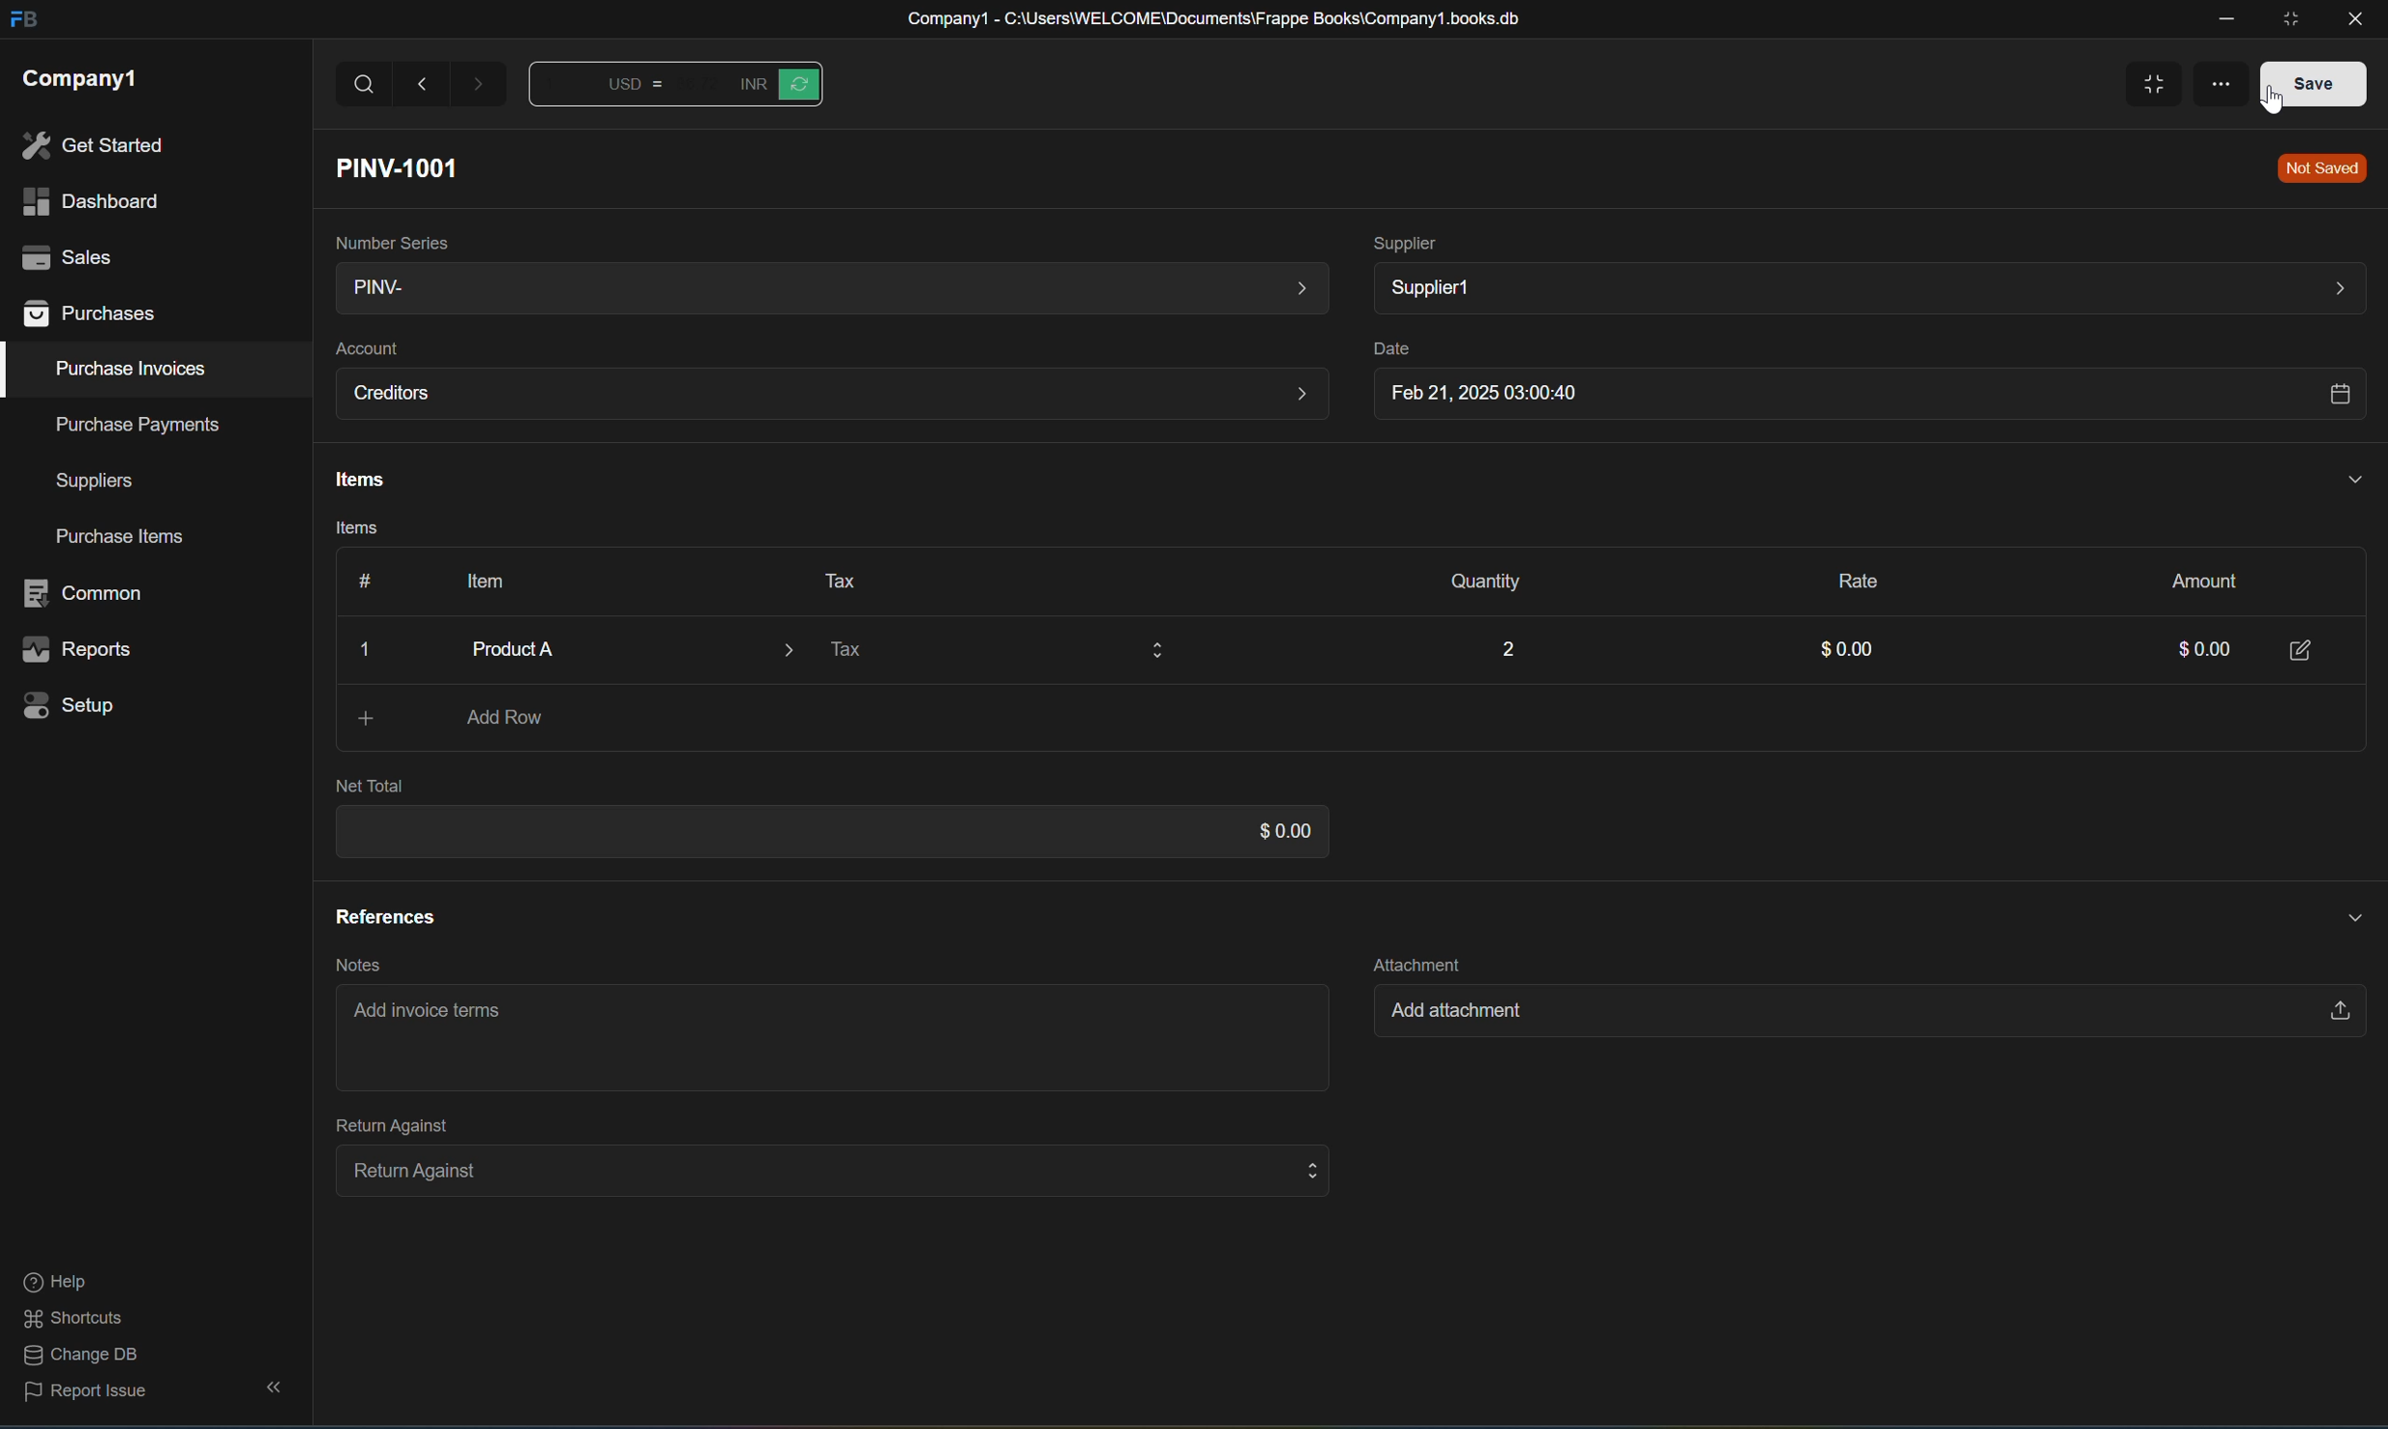 The width and height of the screenshot is (2388, 1429). I want to click on purchase payments, so click(123, 424).